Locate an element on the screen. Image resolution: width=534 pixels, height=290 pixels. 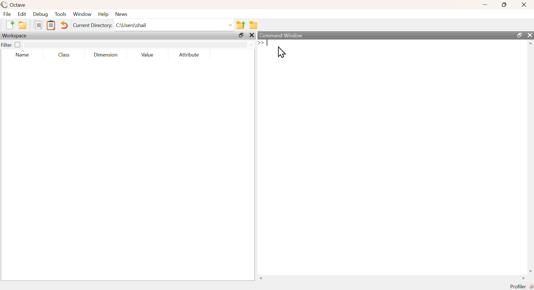
scroll left is located at coordinates (261, 278).